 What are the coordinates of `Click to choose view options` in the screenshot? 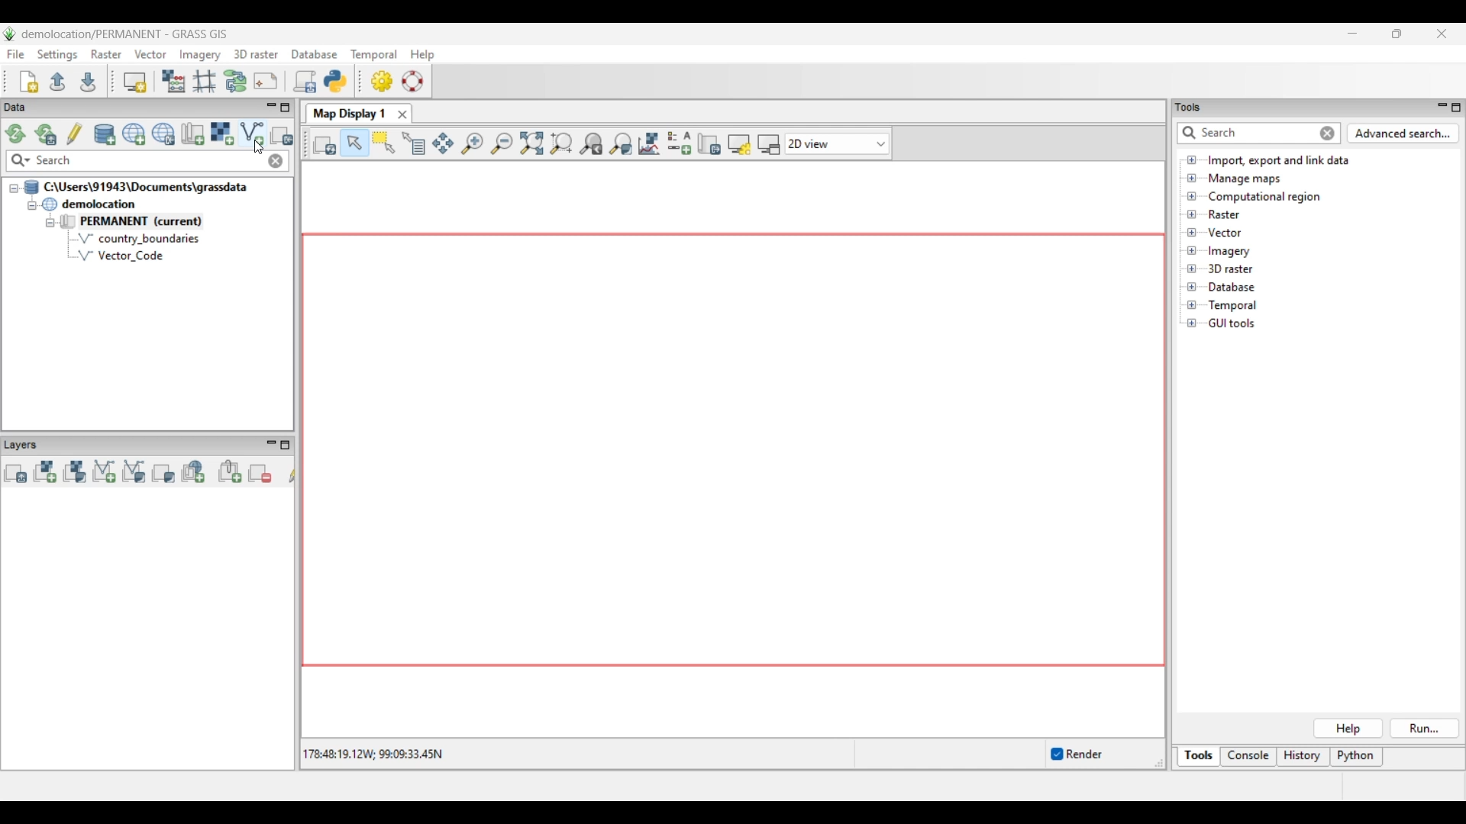 It's located at (837, 143).